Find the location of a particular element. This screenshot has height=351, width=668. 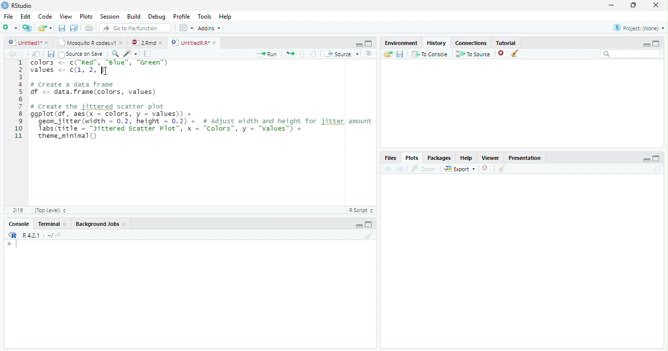

Show in new window is located at coordinates (36, 54).